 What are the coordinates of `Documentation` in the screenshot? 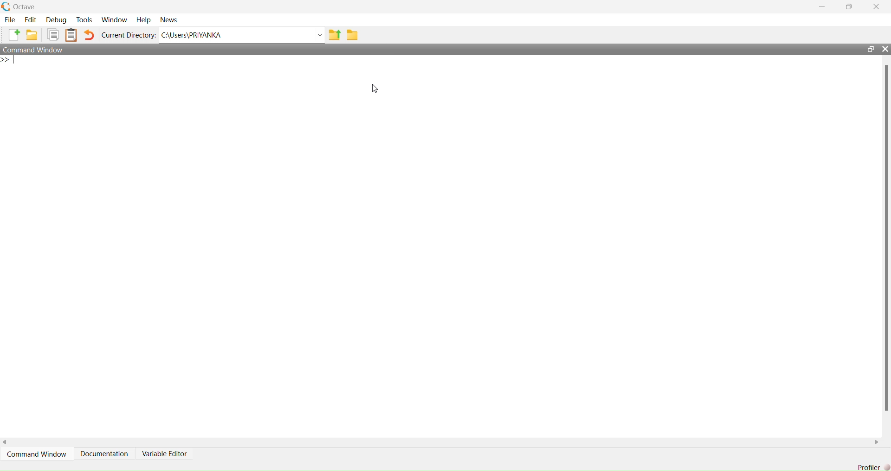 It's located at (105, 453).